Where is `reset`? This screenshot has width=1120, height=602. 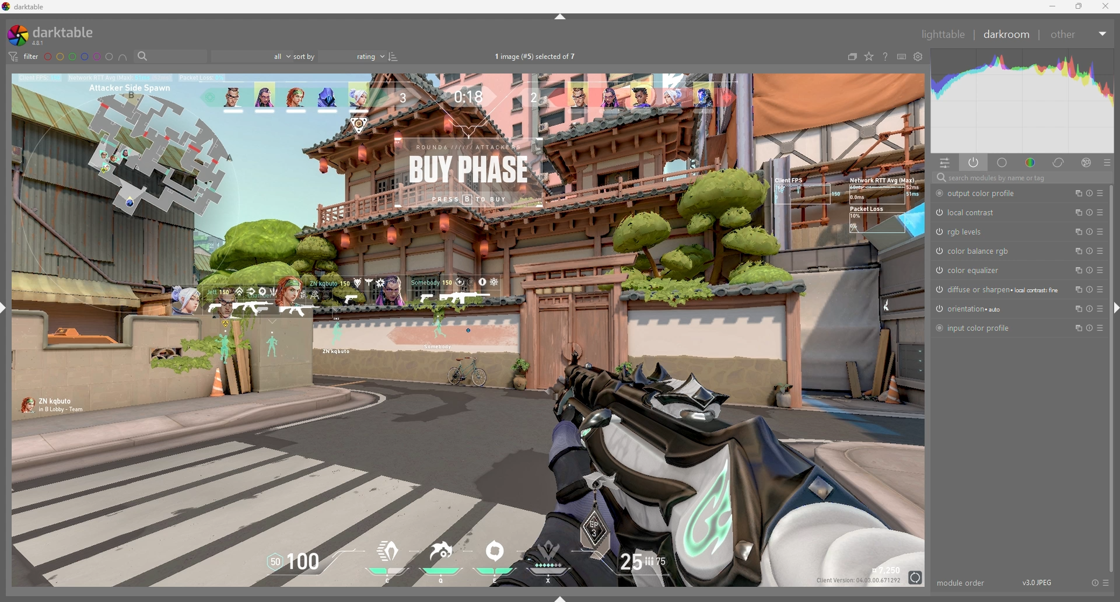
reset is located at coordinates (1089, 309).